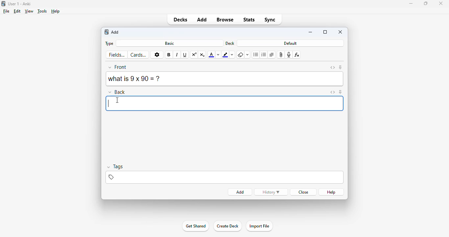  Describe the element at coordinates (325, 32) in the screenshot. I see `maximize` at that location.